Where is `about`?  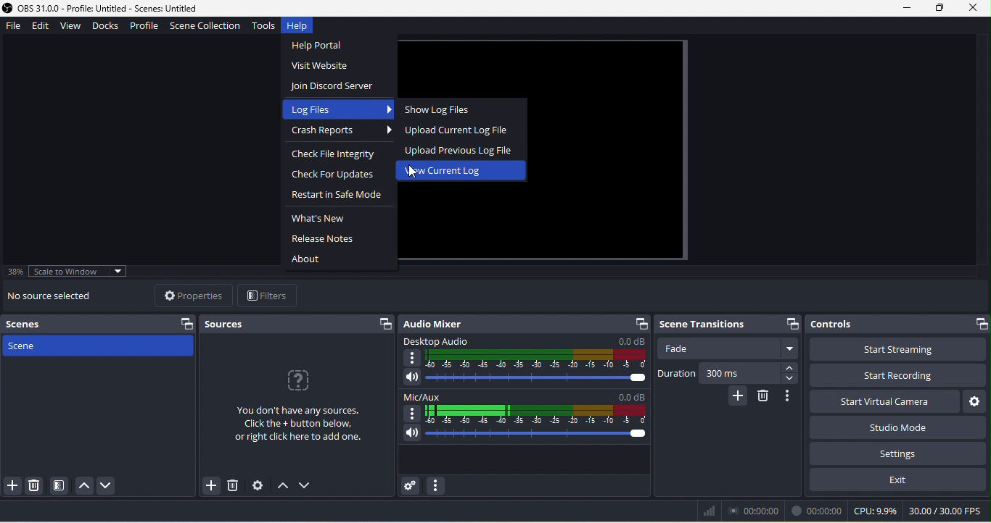
about is located at coordinates (311, 258).